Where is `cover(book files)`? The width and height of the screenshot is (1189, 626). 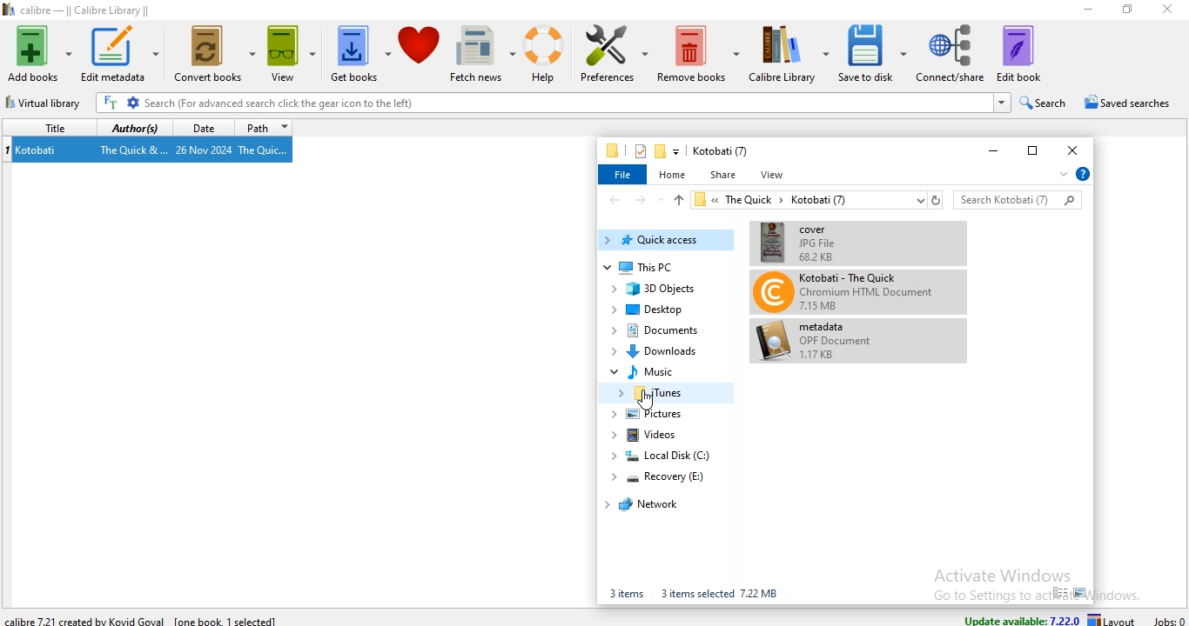 cover(book files) is located at coordinates (846, 241).